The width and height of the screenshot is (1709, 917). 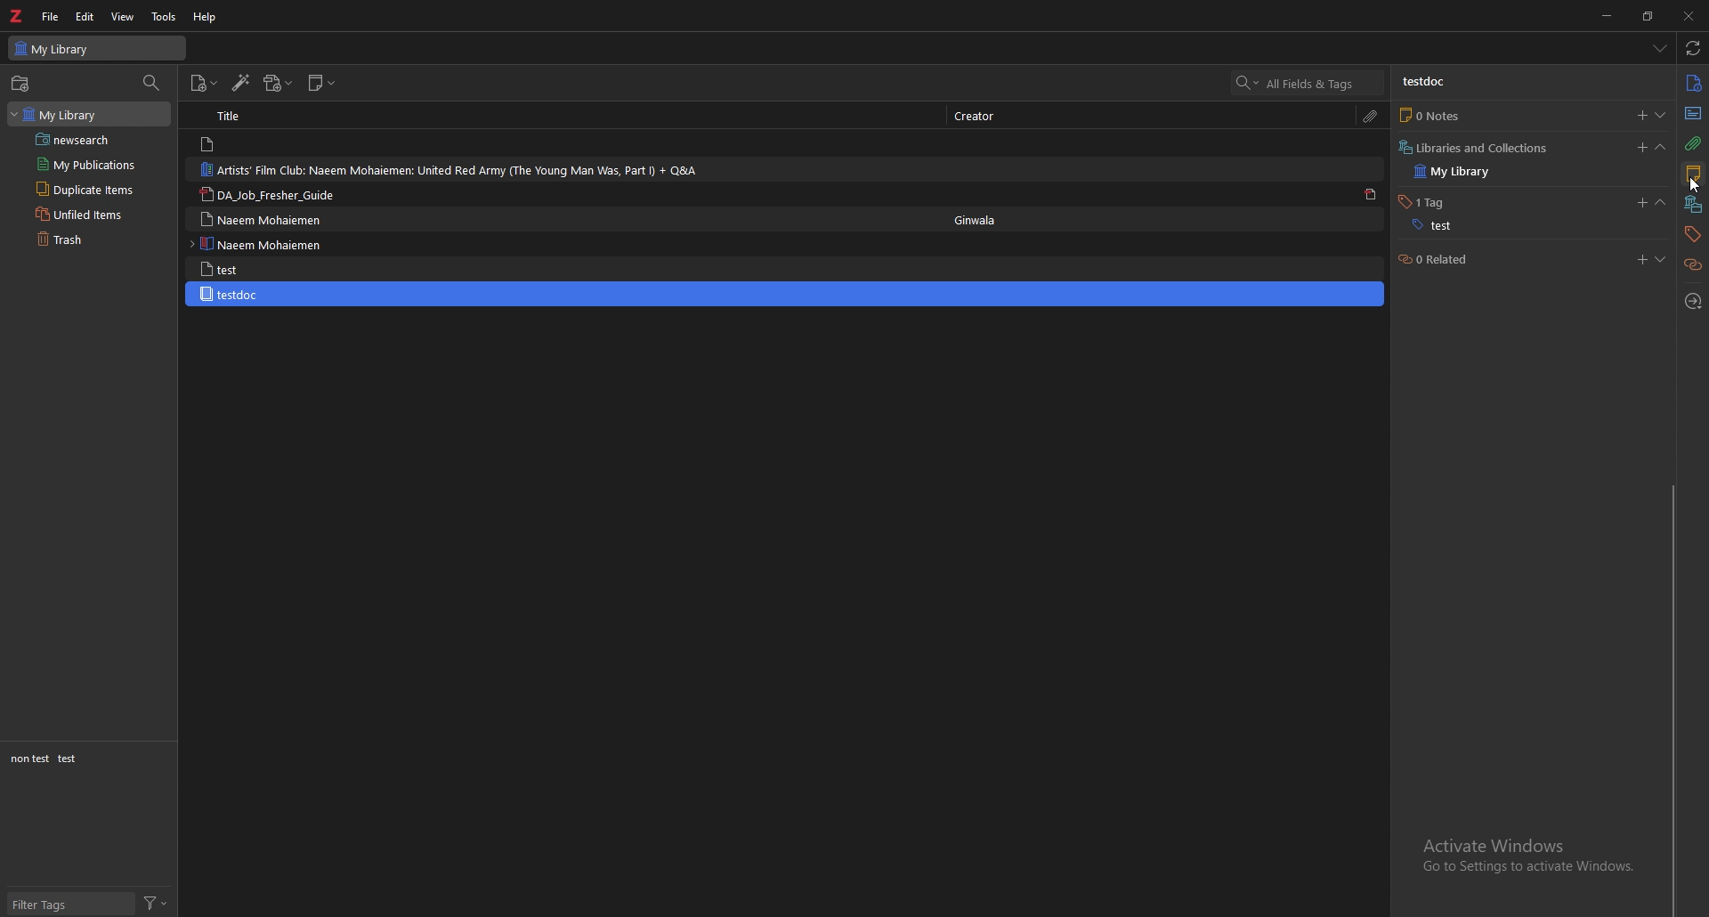 I want to click on help, so click(x=207, y=17).